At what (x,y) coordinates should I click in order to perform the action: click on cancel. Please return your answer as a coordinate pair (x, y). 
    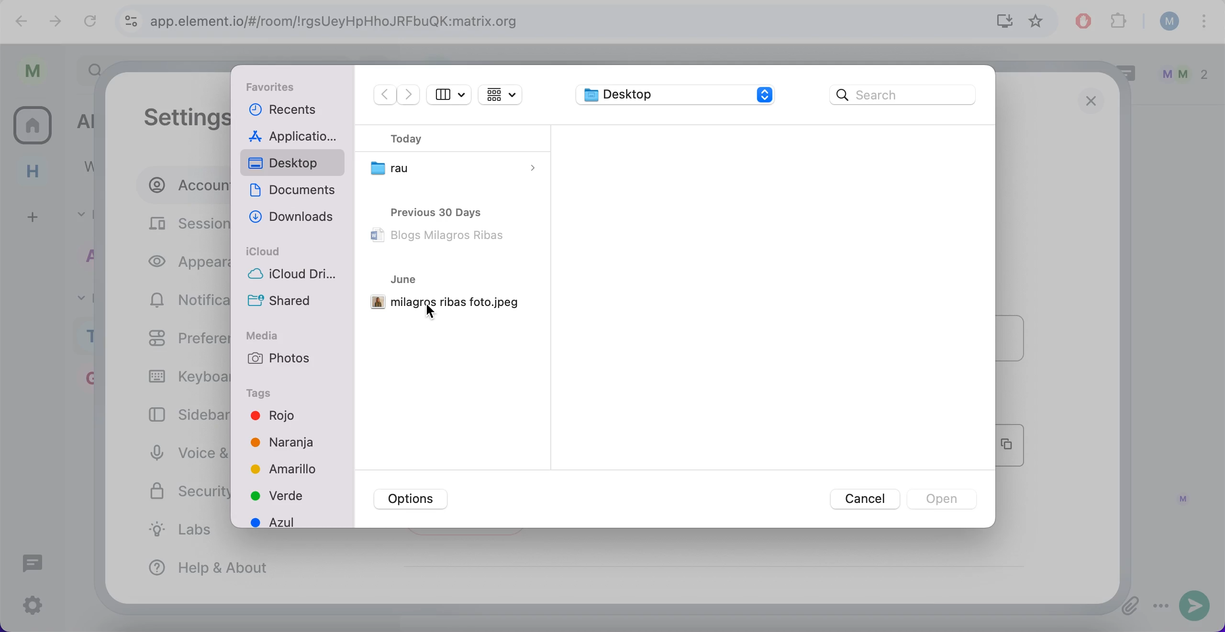
    Looking at the image, I should click on (867, 499).